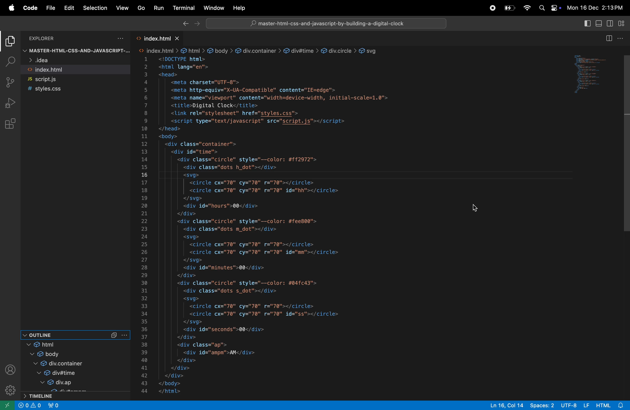 This screenshot has width=630, height=410. What do you see at coordinates (12, 123) in the screenshot?
I see `extensions` at bounding box center [12, 123].